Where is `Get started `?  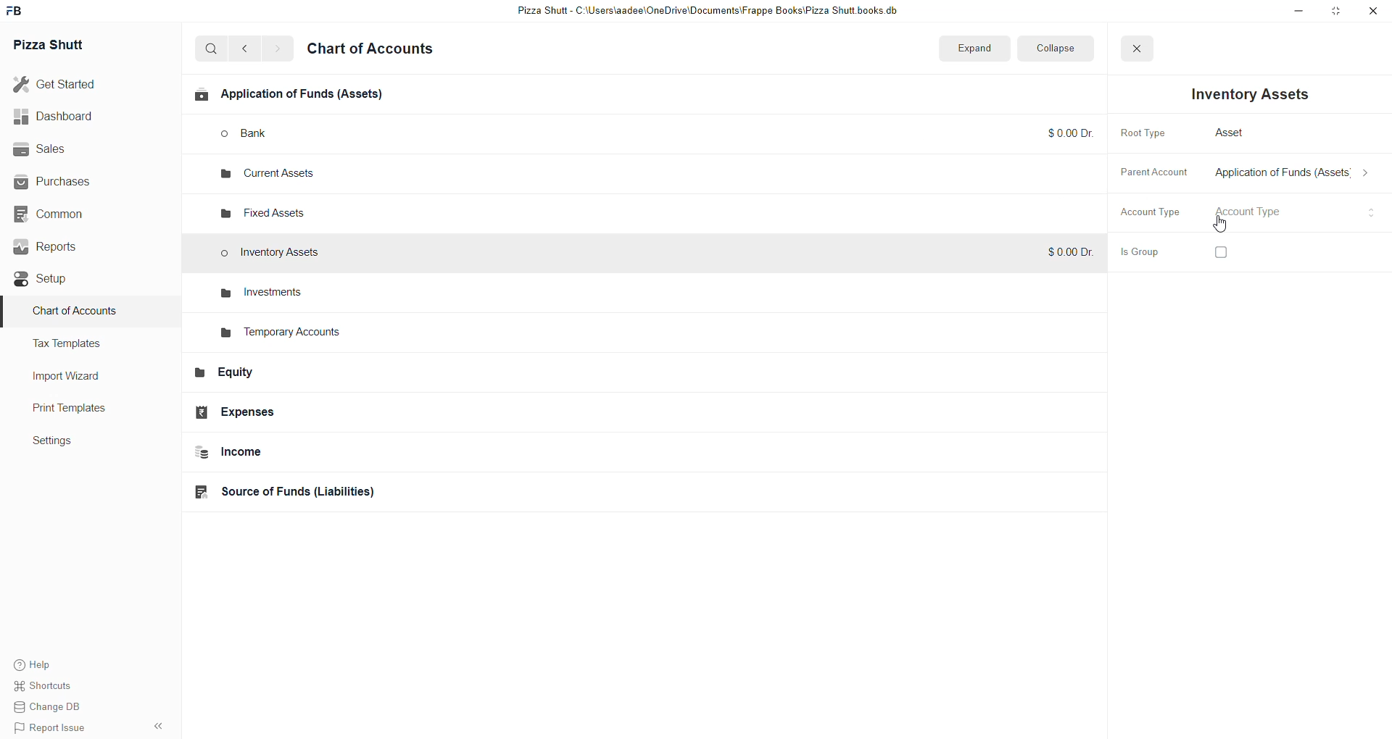
Get started  is located at coordinates (63, 84).